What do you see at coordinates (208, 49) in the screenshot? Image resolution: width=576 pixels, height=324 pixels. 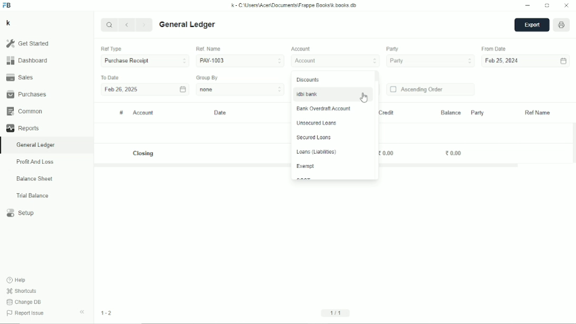 I see `Ref. Name` at bounding box center [208, 49].